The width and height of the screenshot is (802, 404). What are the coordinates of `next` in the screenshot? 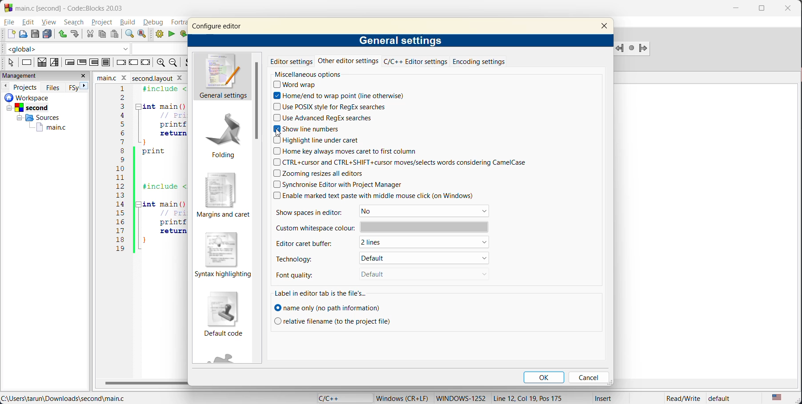 It's located at (84, 86).